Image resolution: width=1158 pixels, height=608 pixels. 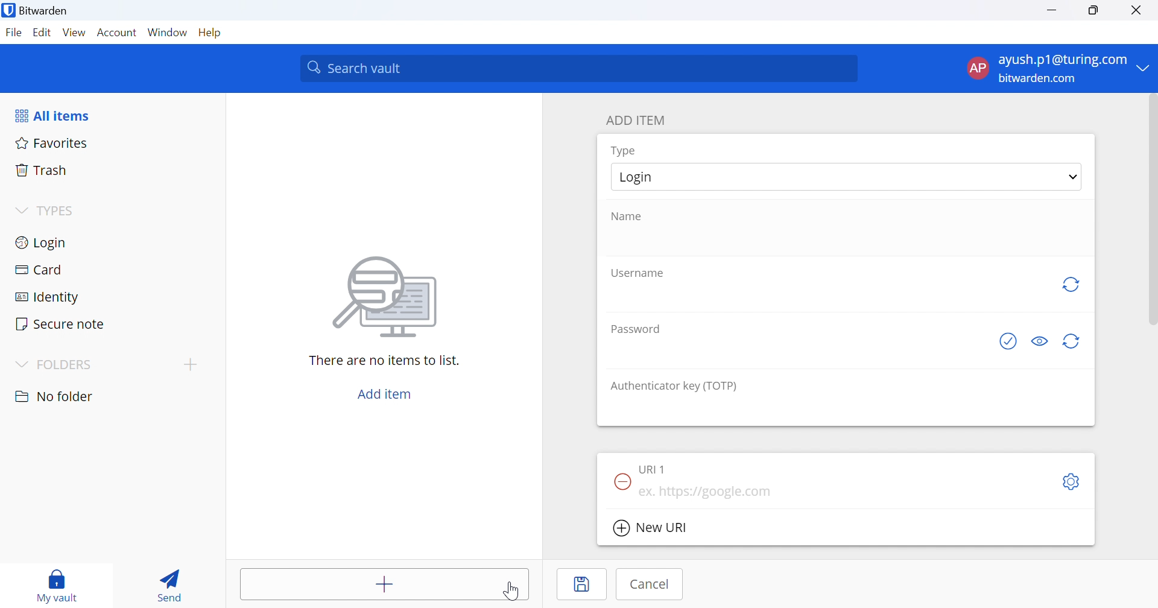 What do you see at coordinates (60, 585) in the screenshot?
I see `my vault` at bounding box center [60, 585].